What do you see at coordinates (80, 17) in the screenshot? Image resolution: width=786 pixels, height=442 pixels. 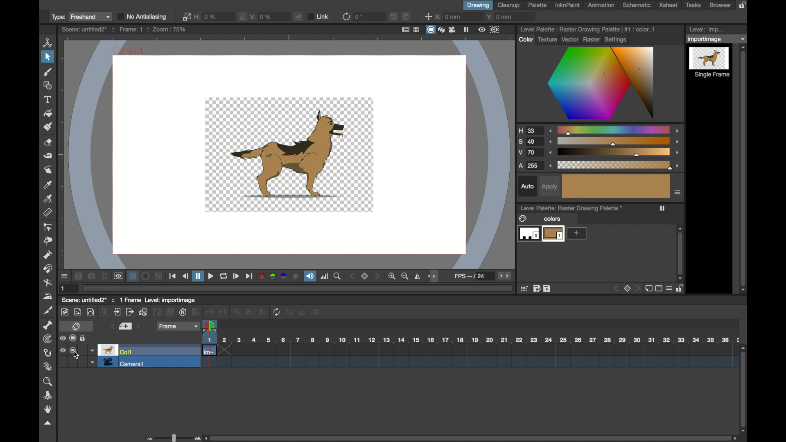 I see `type` at bounding box center [80, 17].